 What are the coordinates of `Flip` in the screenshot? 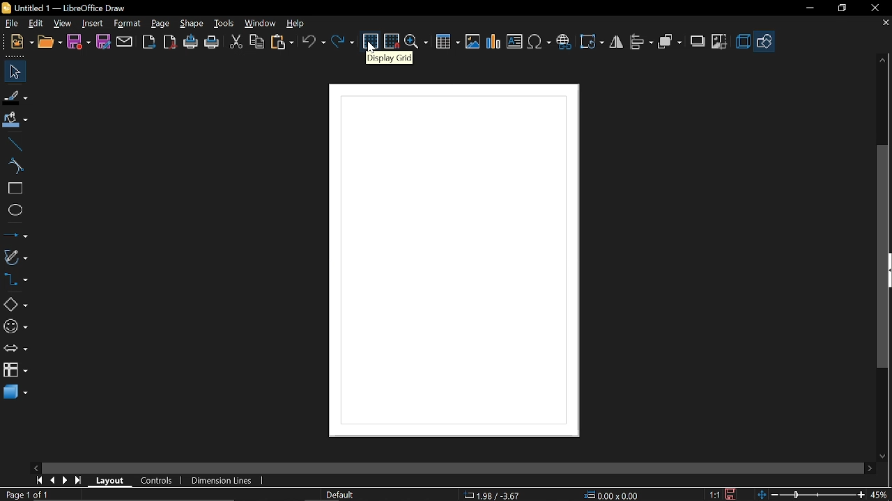 It's located at (617, 41).